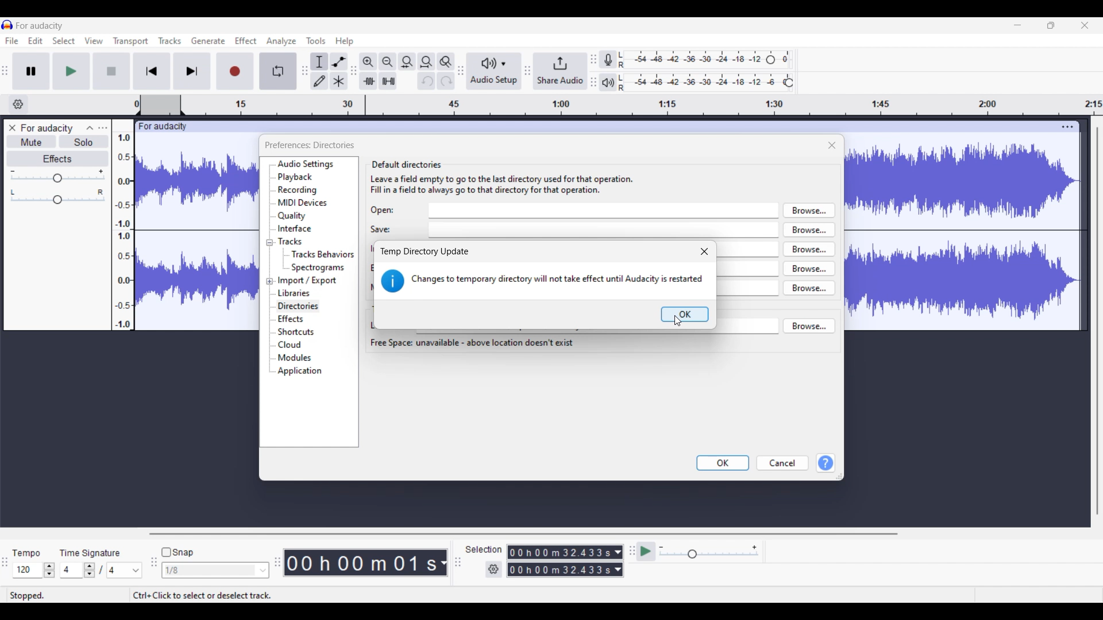  Describe the element at coordinates (71, 570) in the screenshot. I see `Input time signature` at that location.